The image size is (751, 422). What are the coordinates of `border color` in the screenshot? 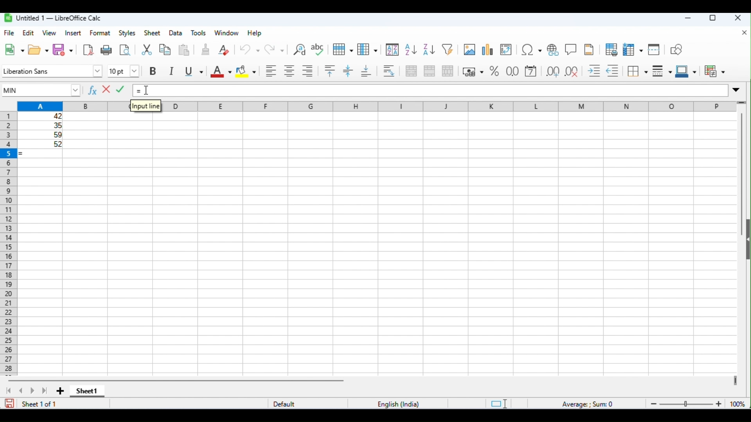 It's located at (686, 72).